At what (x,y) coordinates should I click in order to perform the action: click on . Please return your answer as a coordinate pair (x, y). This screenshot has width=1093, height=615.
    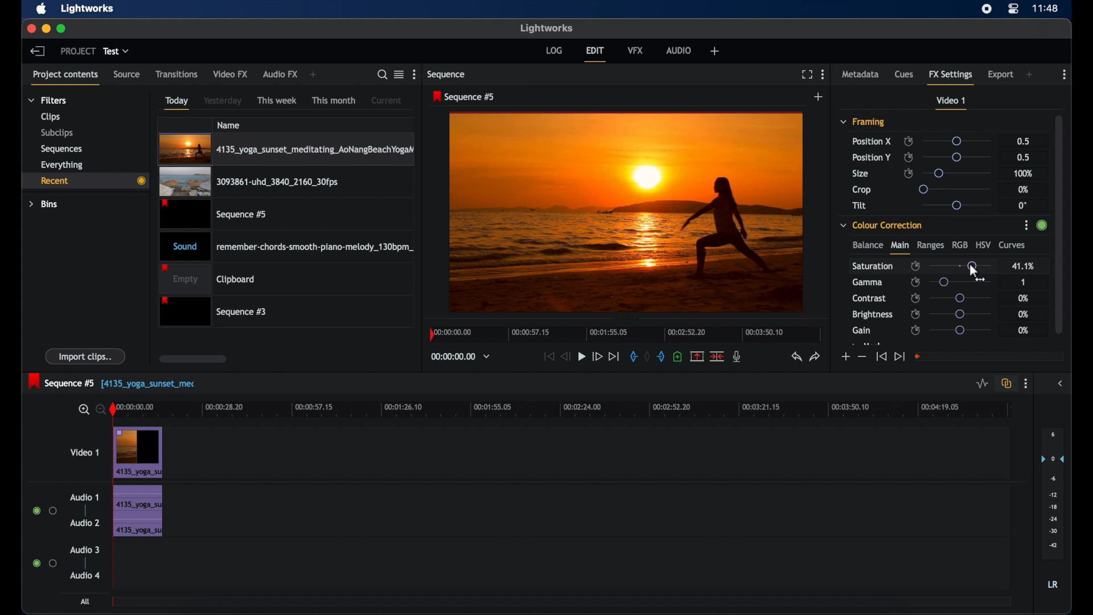
    Looking at the image, I should click on (901, 248).